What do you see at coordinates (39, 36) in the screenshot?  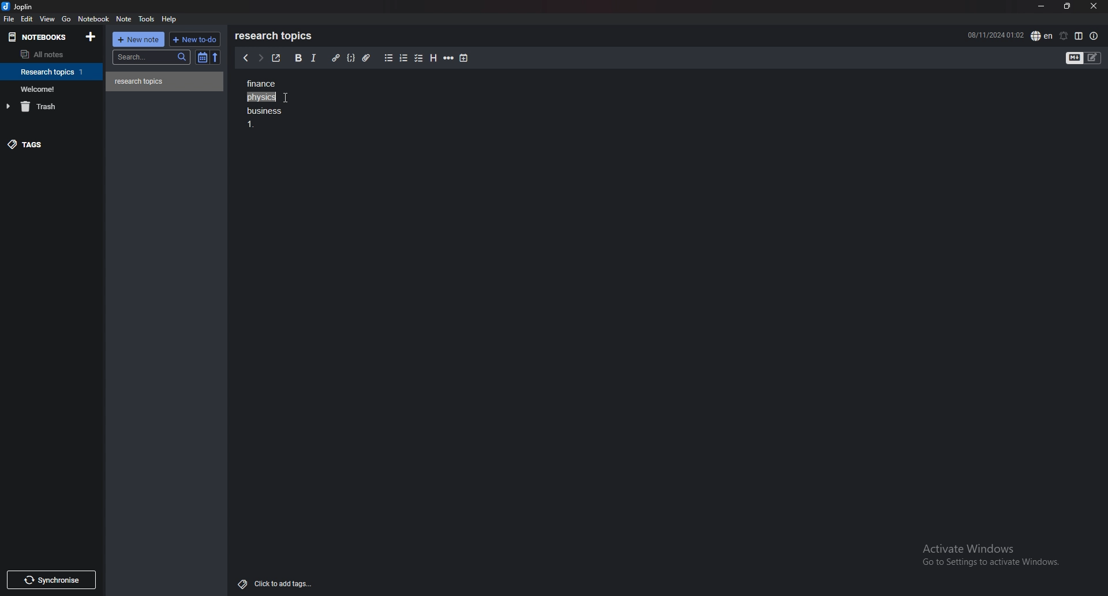 I see `notebooks` at bounding box center [39, 36].